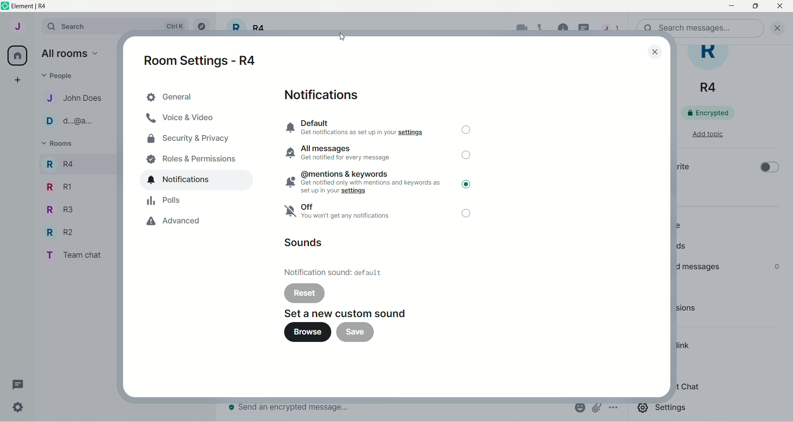 Image resolution: width=793 pixels, height=422 pixels. What do you see at coordinates (466, 185) in the screenshot?
I see `toggle ` at bounding box center [466, 185].